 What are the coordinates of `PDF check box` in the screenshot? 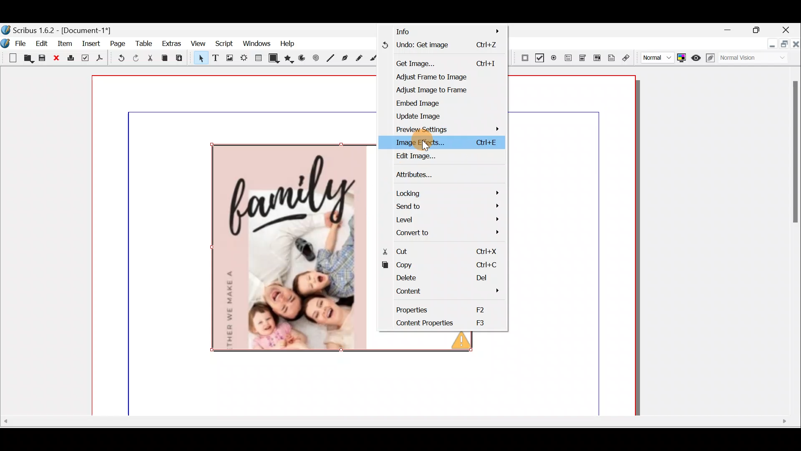 It's located at (538, 57).